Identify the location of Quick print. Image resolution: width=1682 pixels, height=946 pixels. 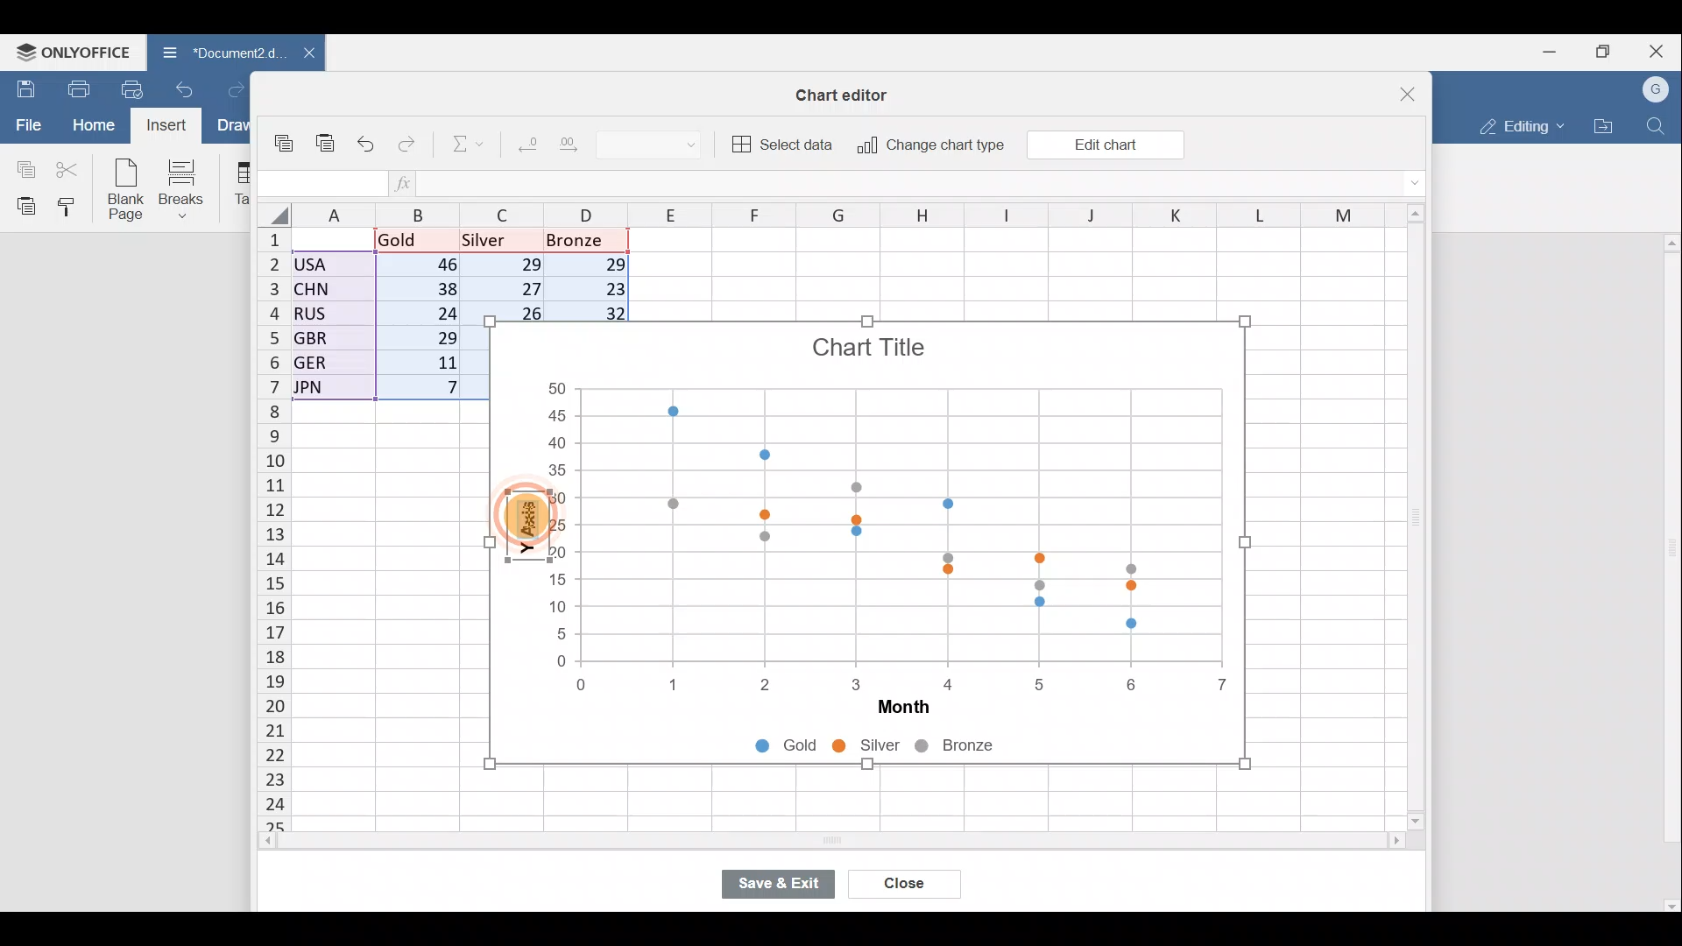
(133, 89).